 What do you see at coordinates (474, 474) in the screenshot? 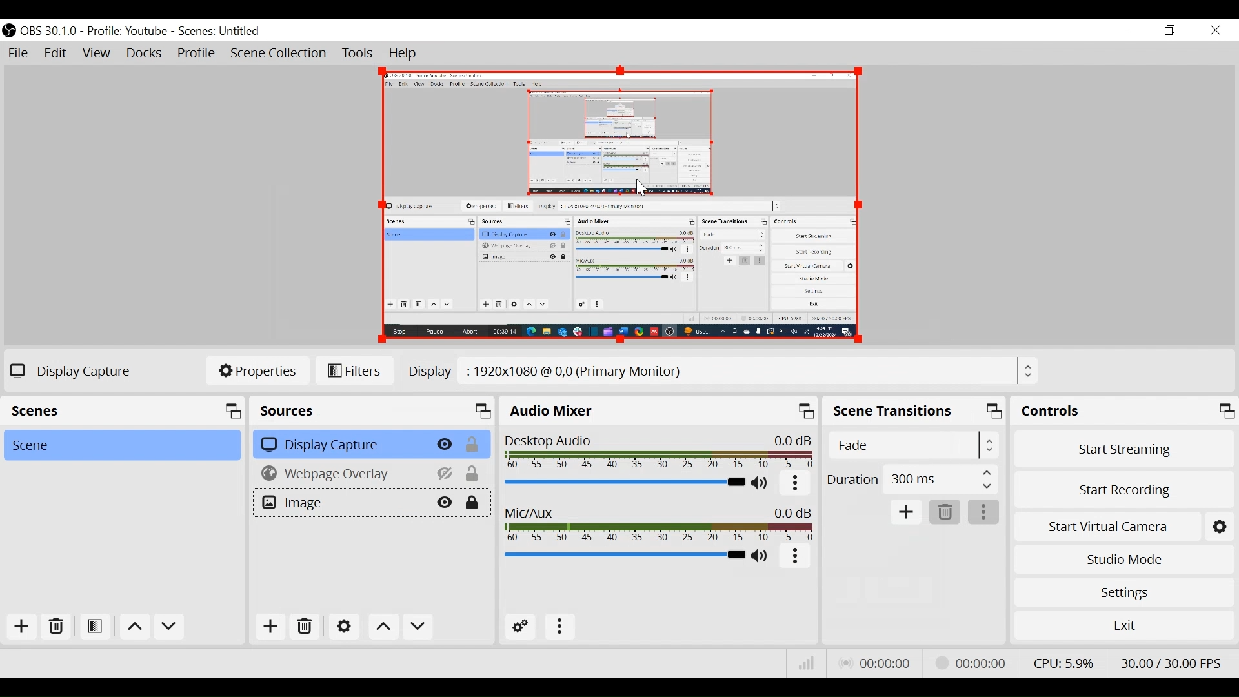
I see `(un)lock` at bounding box center [474, 474].